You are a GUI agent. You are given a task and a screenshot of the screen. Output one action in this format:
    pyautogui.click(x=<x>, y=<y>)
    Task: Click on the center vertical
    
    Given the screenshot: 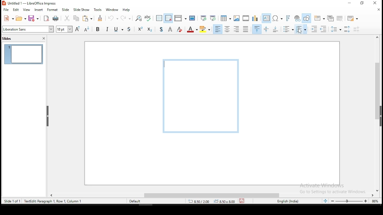 What is the action you would take?
    pyautogui.click(x=267, y=30)
    